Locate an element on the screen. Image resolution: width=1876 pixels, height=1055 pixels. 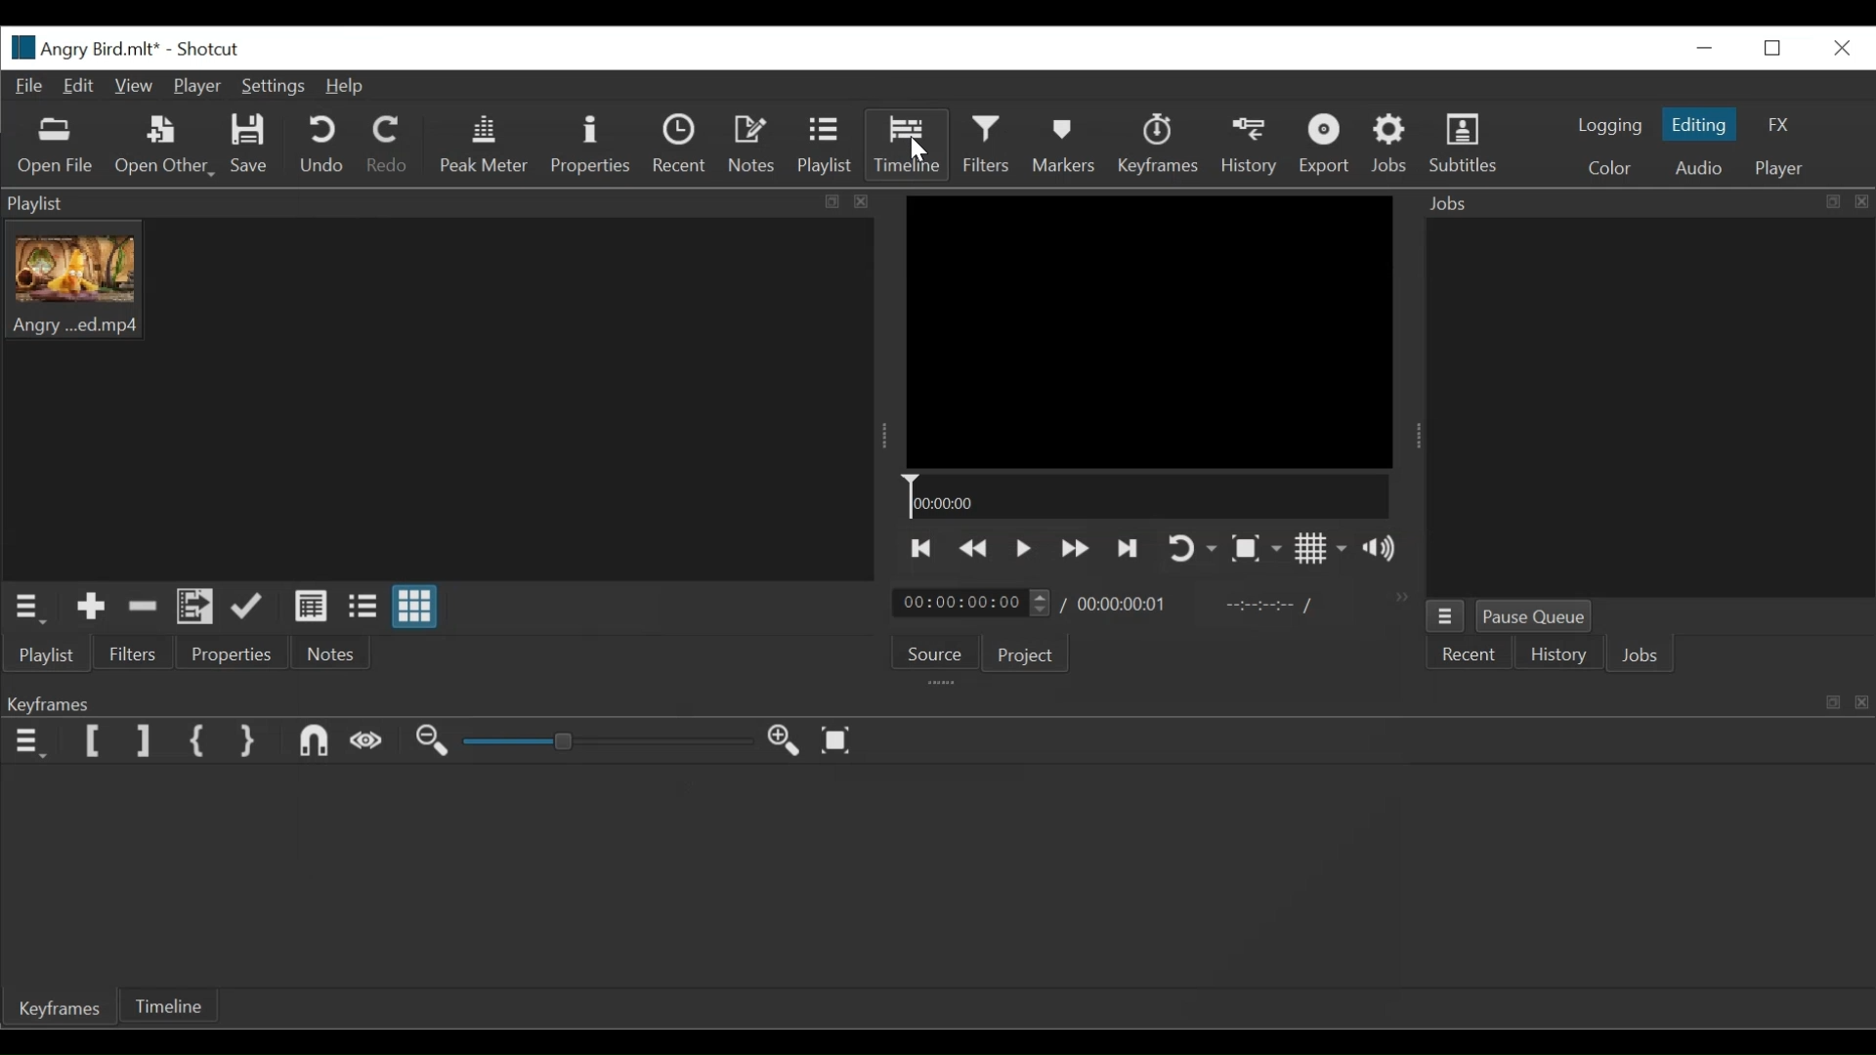
Color is located at coordinates (1615, 167).